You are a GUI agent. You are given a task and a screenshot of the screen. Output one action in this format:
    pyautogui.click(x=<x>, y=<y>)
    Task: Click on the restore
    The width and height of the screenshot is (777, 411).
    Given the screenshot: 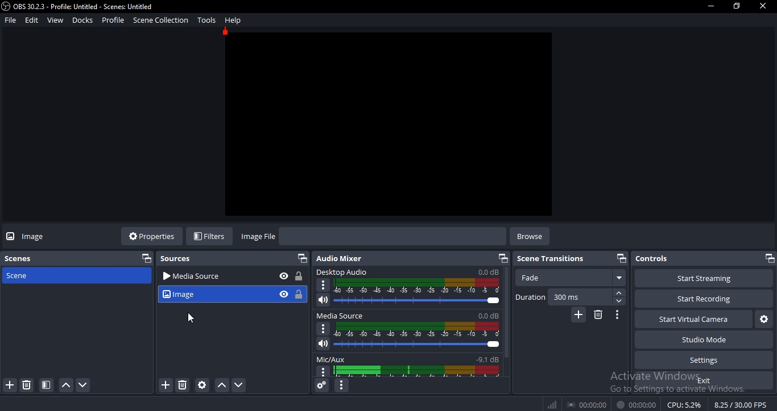 What is the action you would take?
    pyautogui.click(x=771, y=258)
    